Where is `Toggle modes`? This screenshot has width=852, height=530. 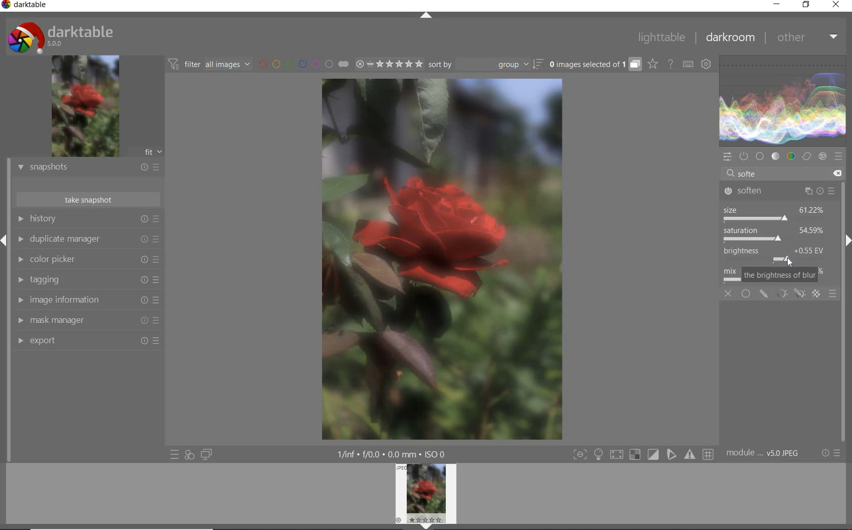
Toggle modes is located at coordinates (642, 454).